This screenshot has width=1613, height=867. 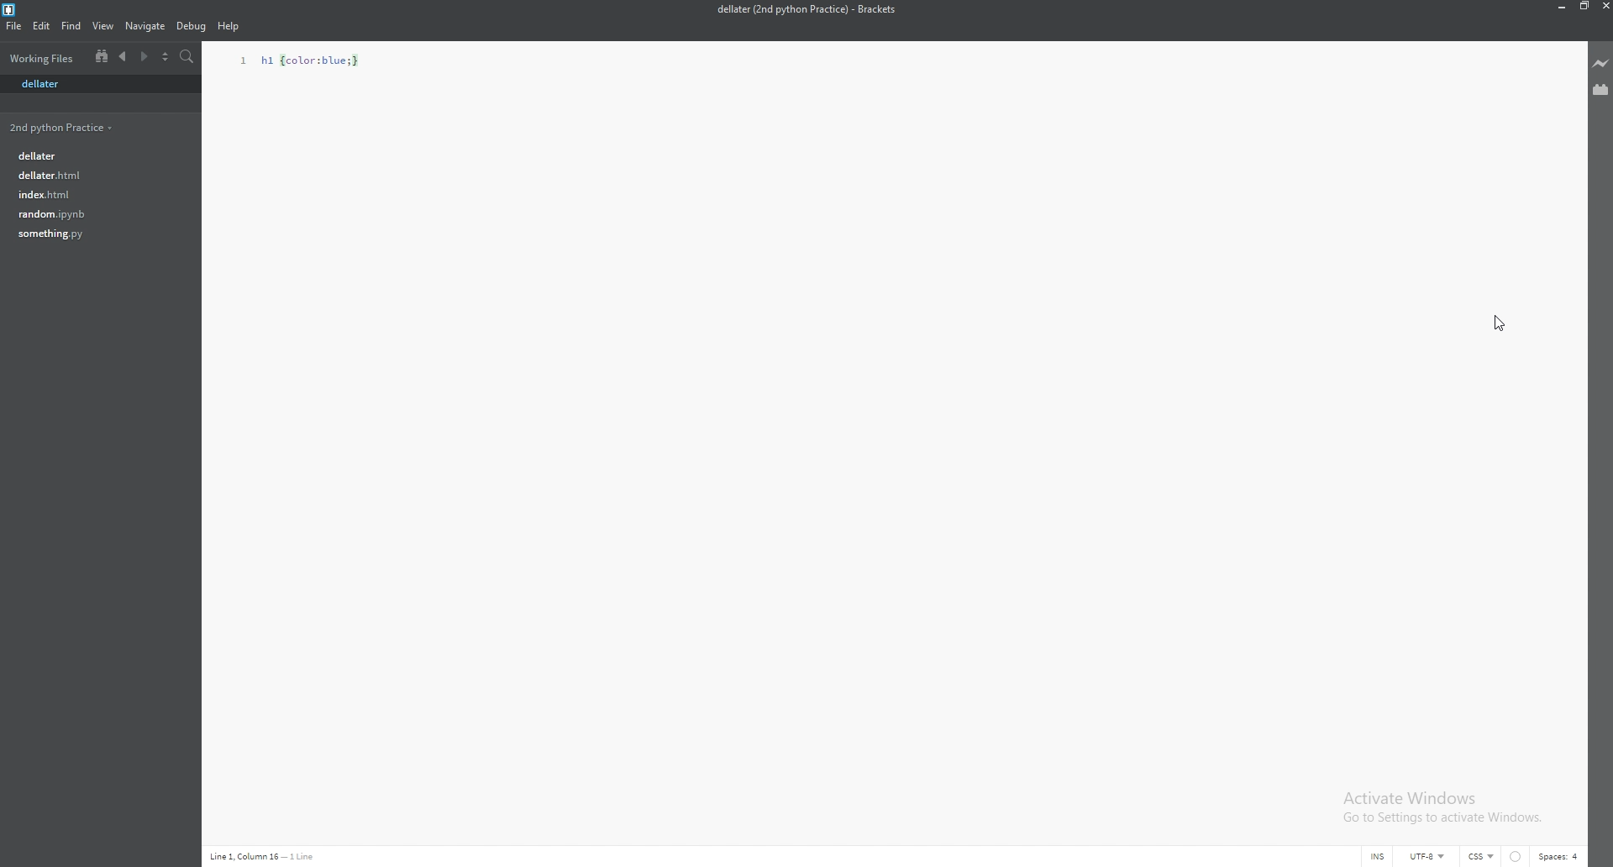 I want to click on spaces:4, so click(x=1562, y=856).